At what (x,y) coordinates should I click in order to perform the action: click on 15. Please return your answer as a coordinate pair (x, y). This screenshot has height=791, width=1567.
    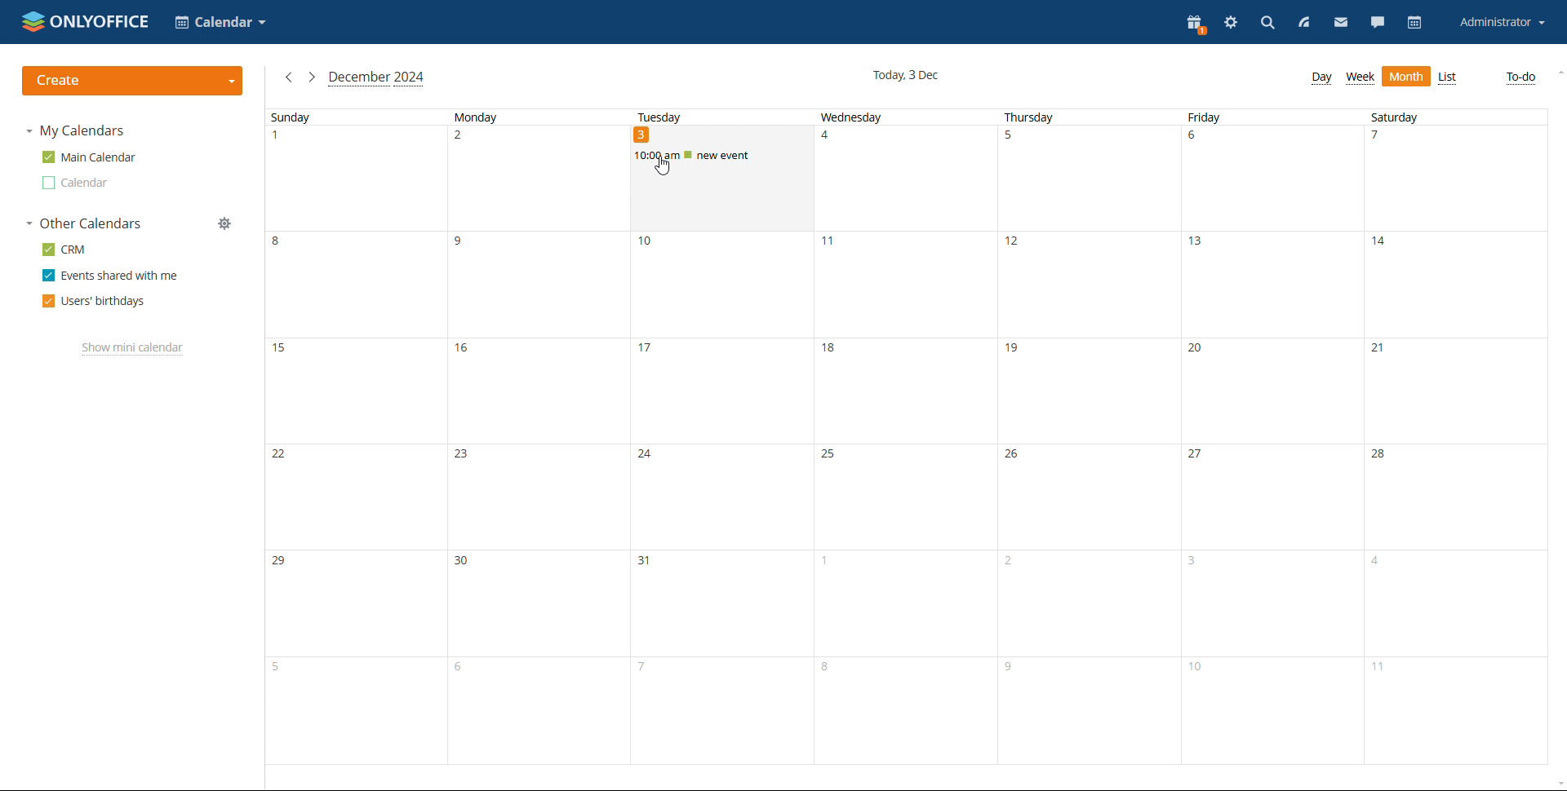
    Looking at the image, I should click on (355, 391).